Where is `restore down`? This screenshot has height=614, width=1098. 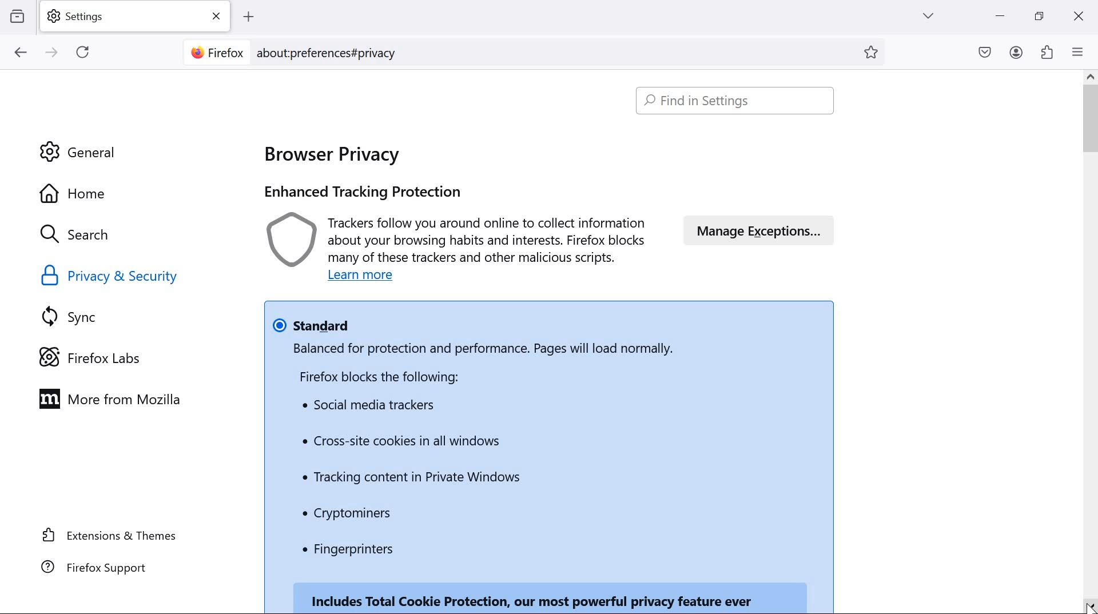 restore down is located at coordinates (1040, 15).